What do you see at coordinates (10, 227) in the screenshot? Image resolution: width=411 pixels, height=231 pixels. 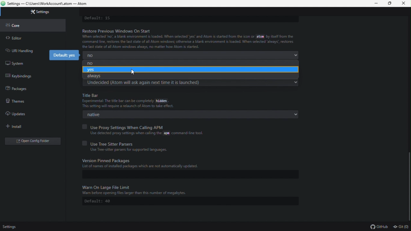 I see `settings` at bounding box center [10, 227].